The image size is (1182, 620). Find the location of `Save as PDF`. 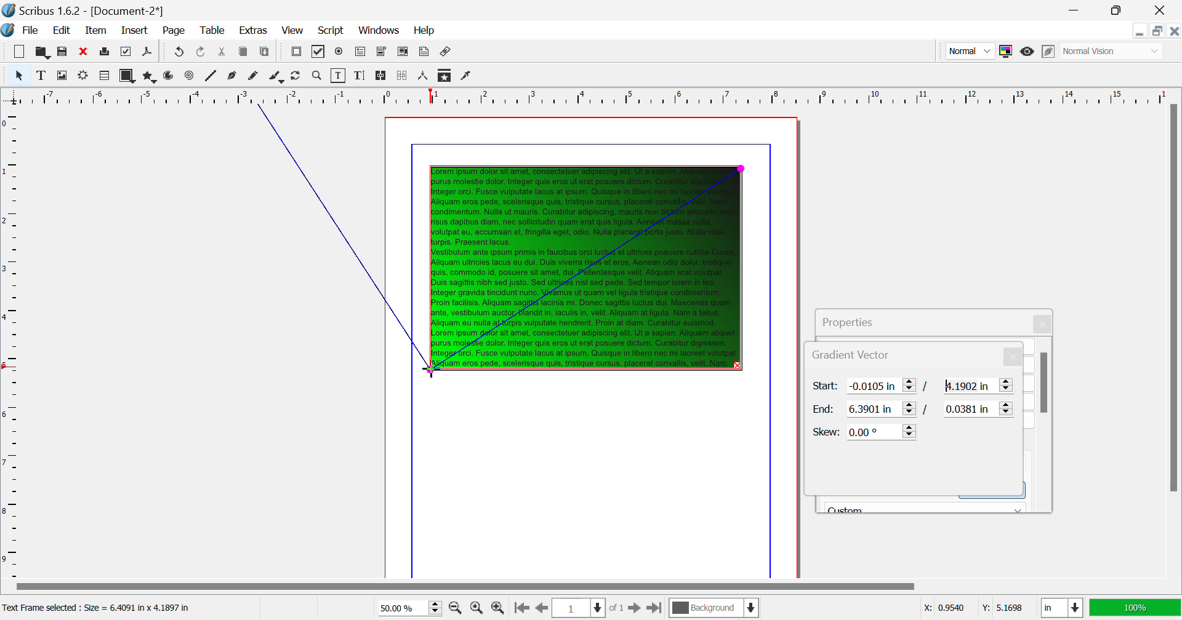

Save as PDF is located at coordinates (148, 53).